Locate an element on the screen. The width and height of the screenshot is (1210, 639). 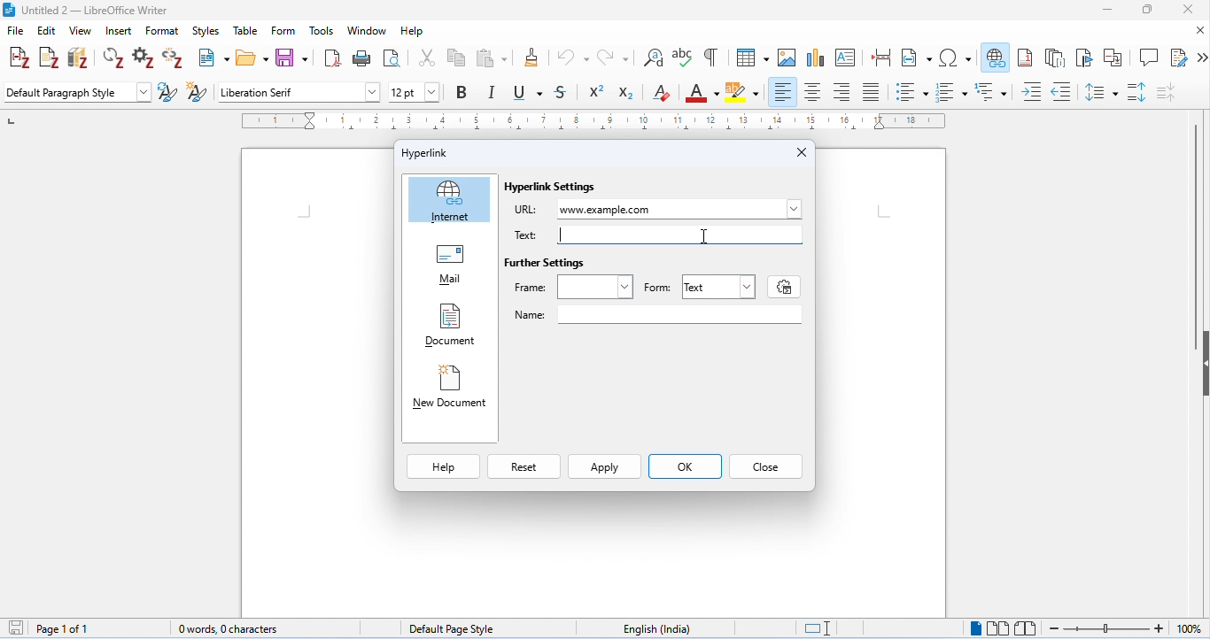
tools is located at coordinates (322, 30).